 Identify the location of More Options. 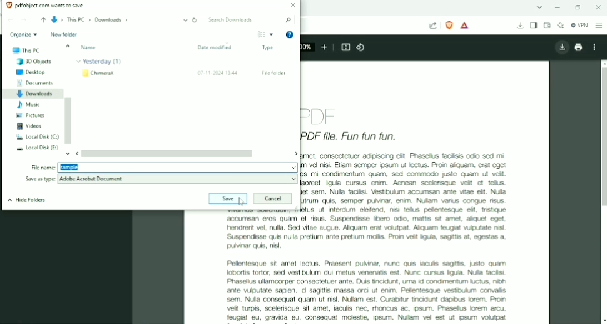
(271, 34).